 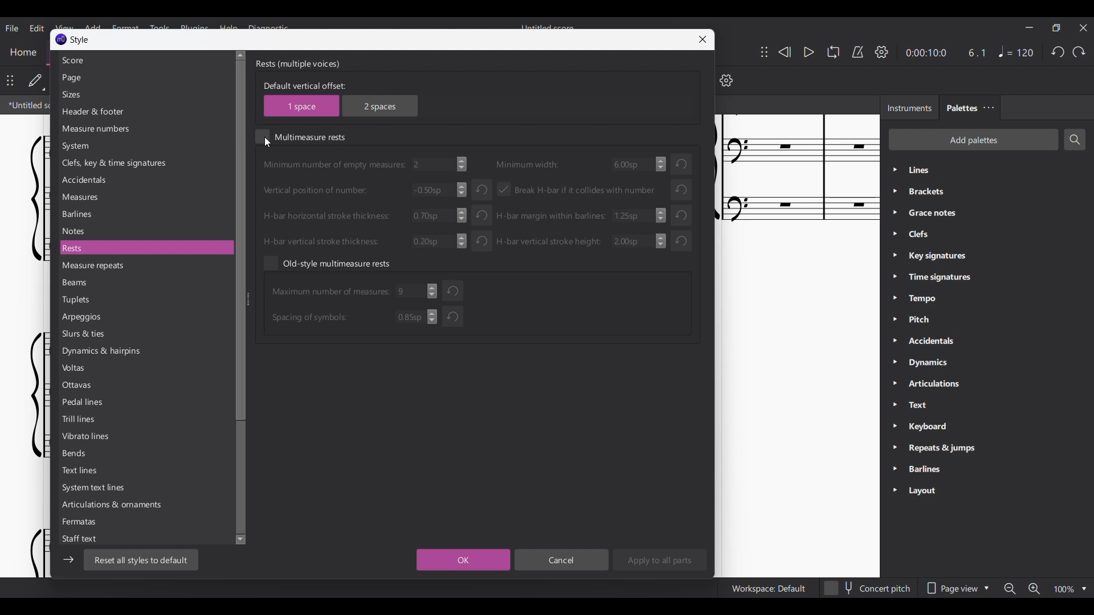 I want to click on Metronome, so click(x=857, y=52).